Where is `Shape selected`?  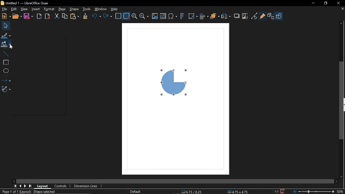
Shape selected is located at coordinates (47, 192).